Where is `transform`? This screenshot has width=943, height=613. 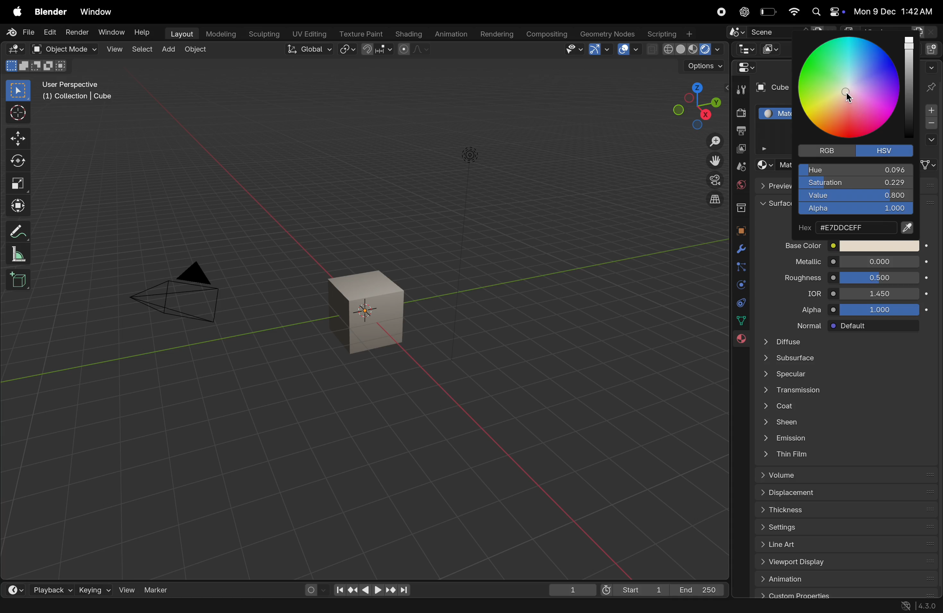 transform is located at coordinates (17, 206).